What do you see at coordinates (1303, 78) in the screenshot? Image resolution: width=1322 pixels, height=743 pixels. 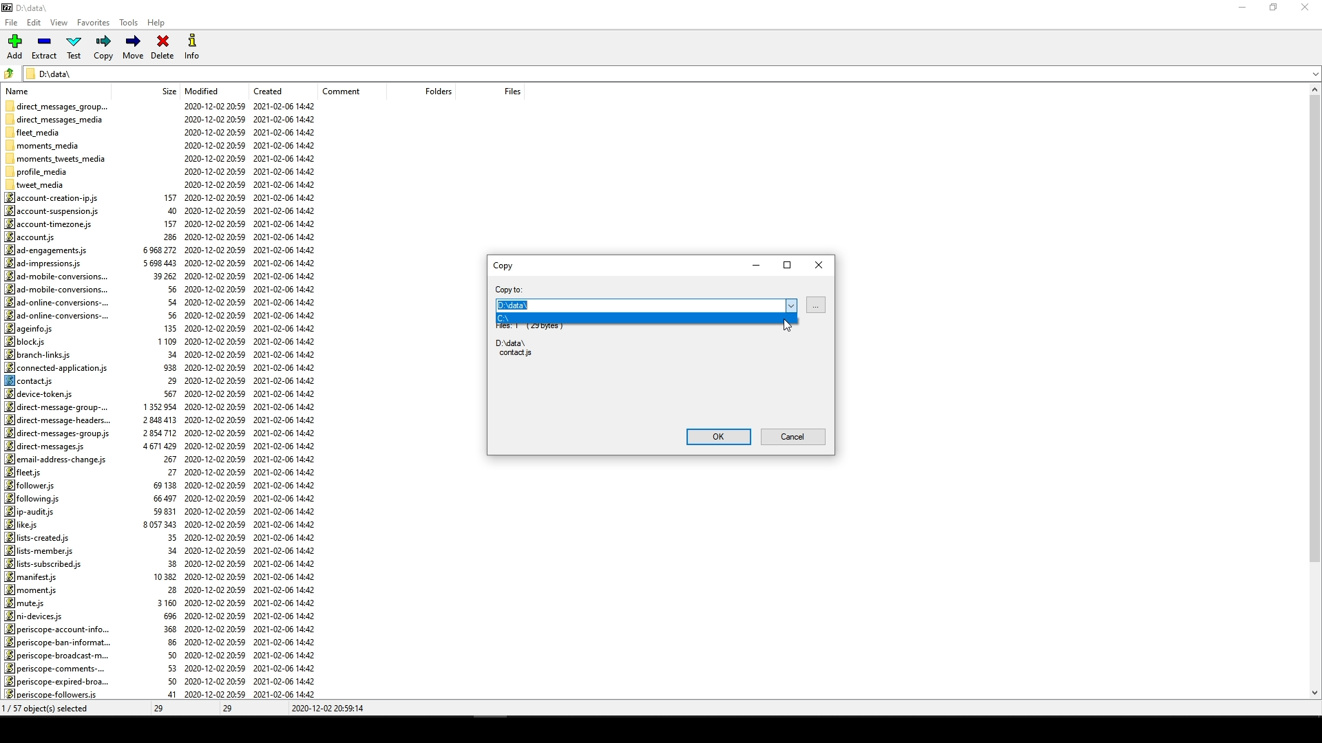 I see `down` at bounding box center [1303, 78].